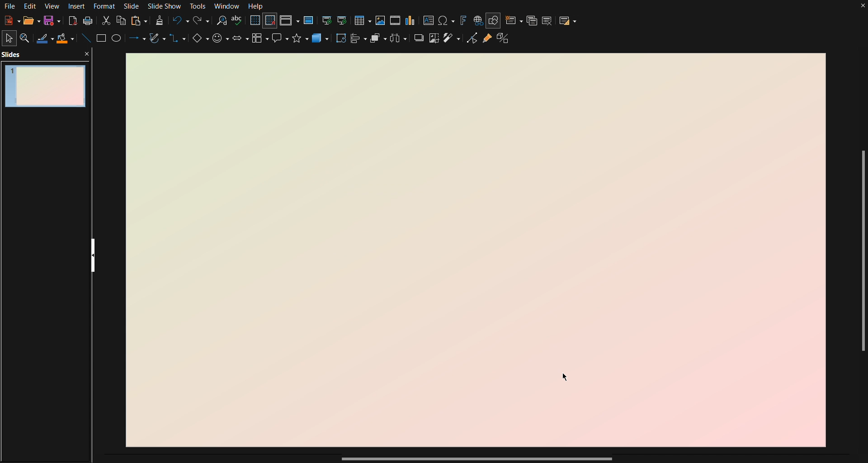  I want to click on Edit, so click(30, 6).